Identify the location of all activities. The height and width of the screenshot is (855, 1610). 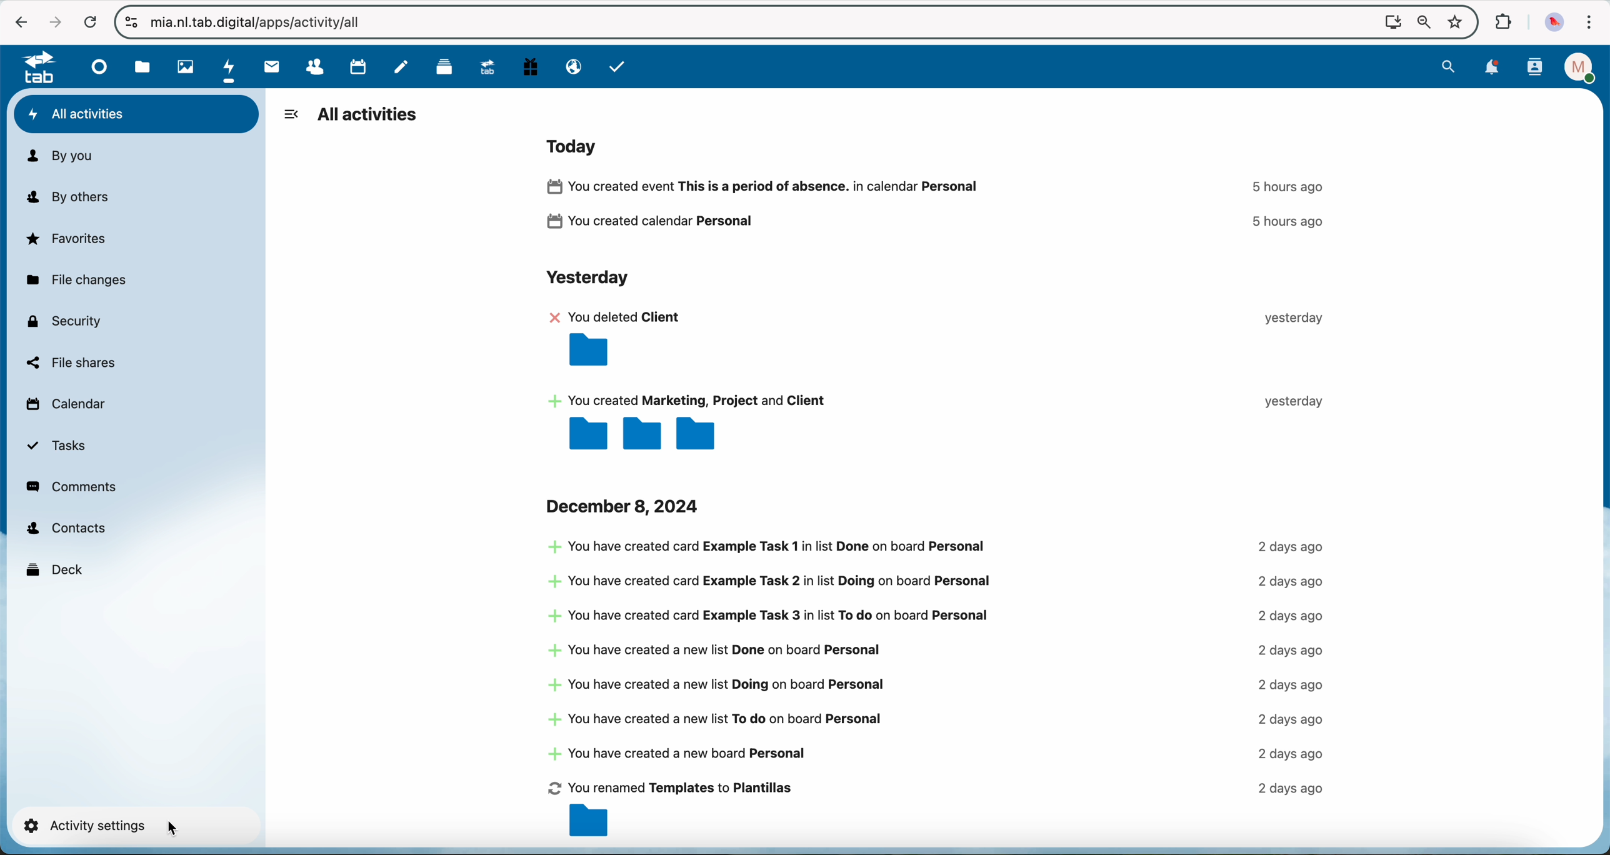
(137, 114).